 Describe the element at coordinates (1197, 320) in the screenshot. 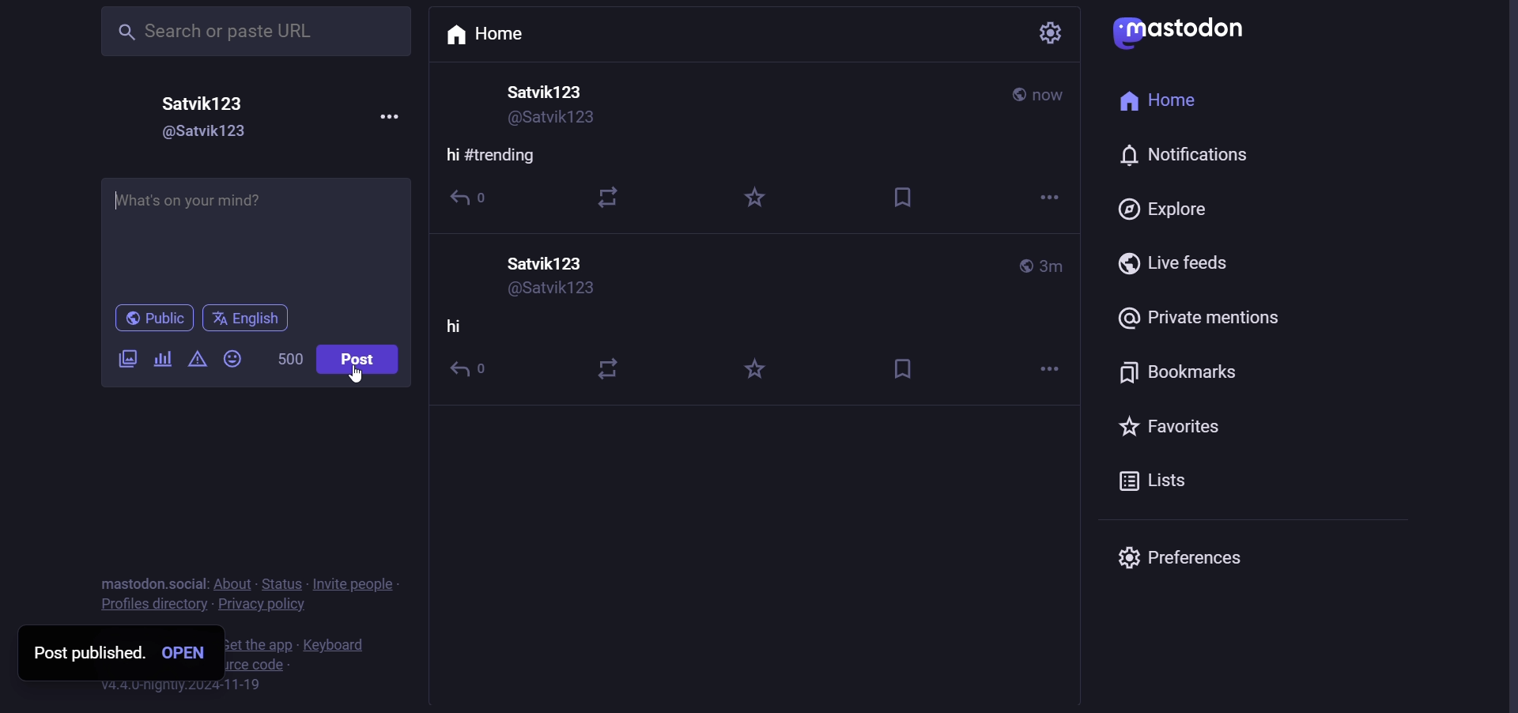

I see `private mention` at that location.